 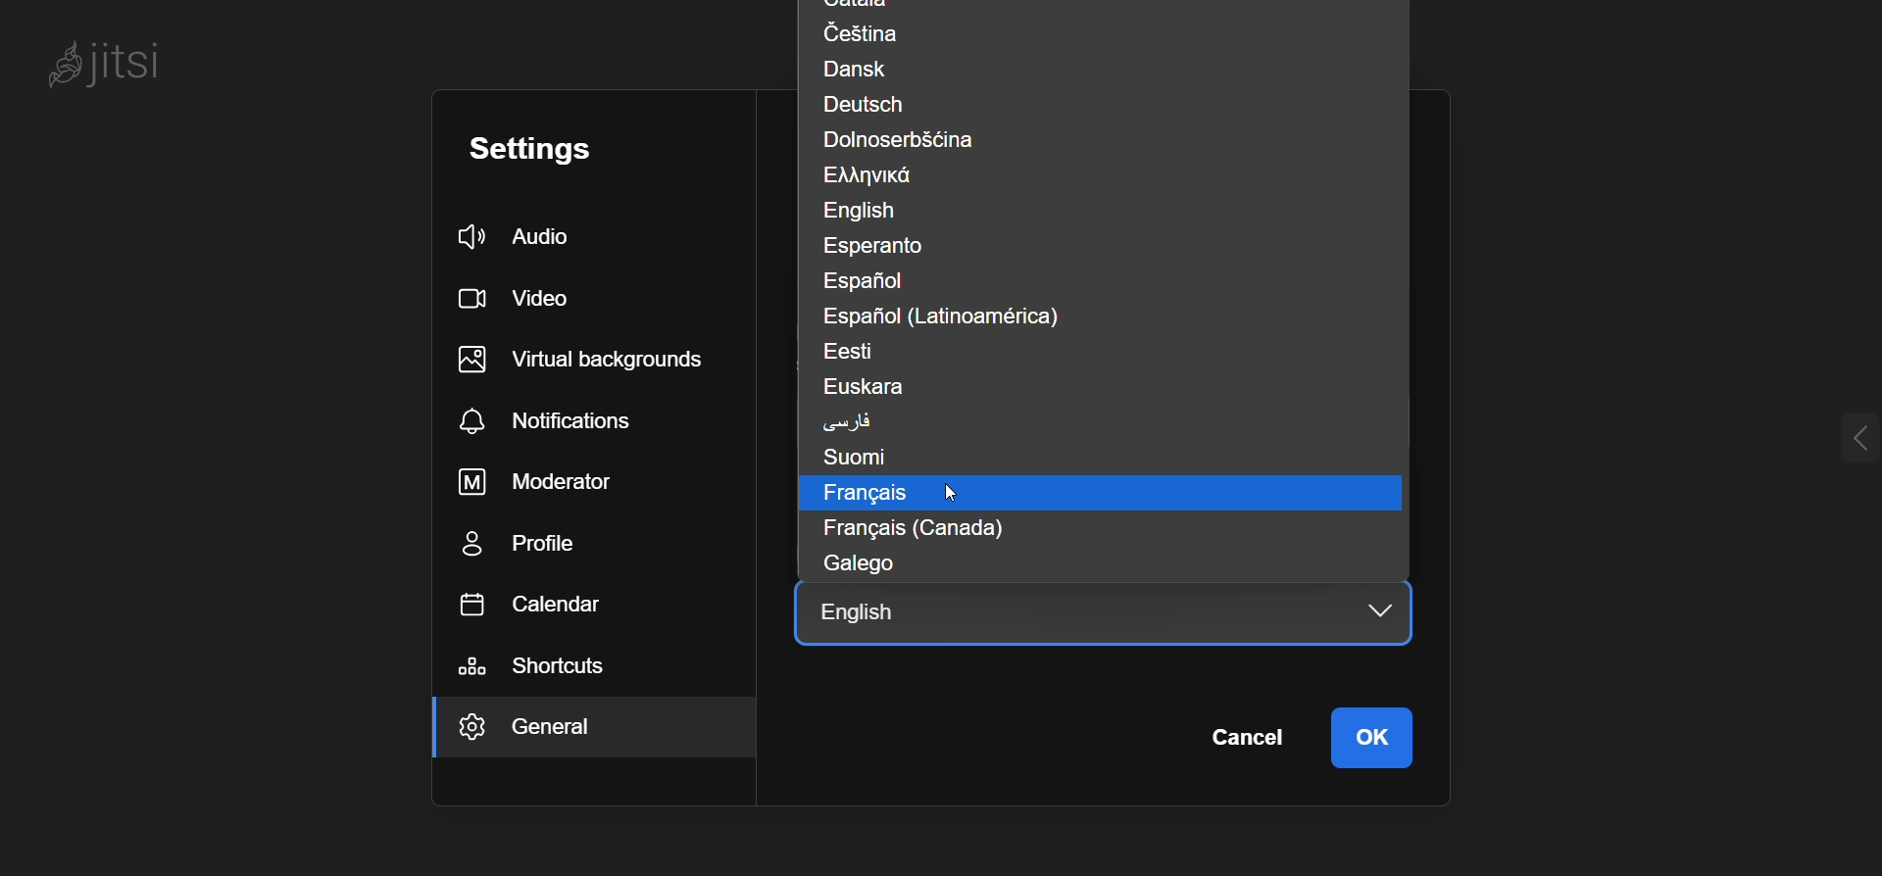 I want to click on Galego, so click(x=854, y=562).